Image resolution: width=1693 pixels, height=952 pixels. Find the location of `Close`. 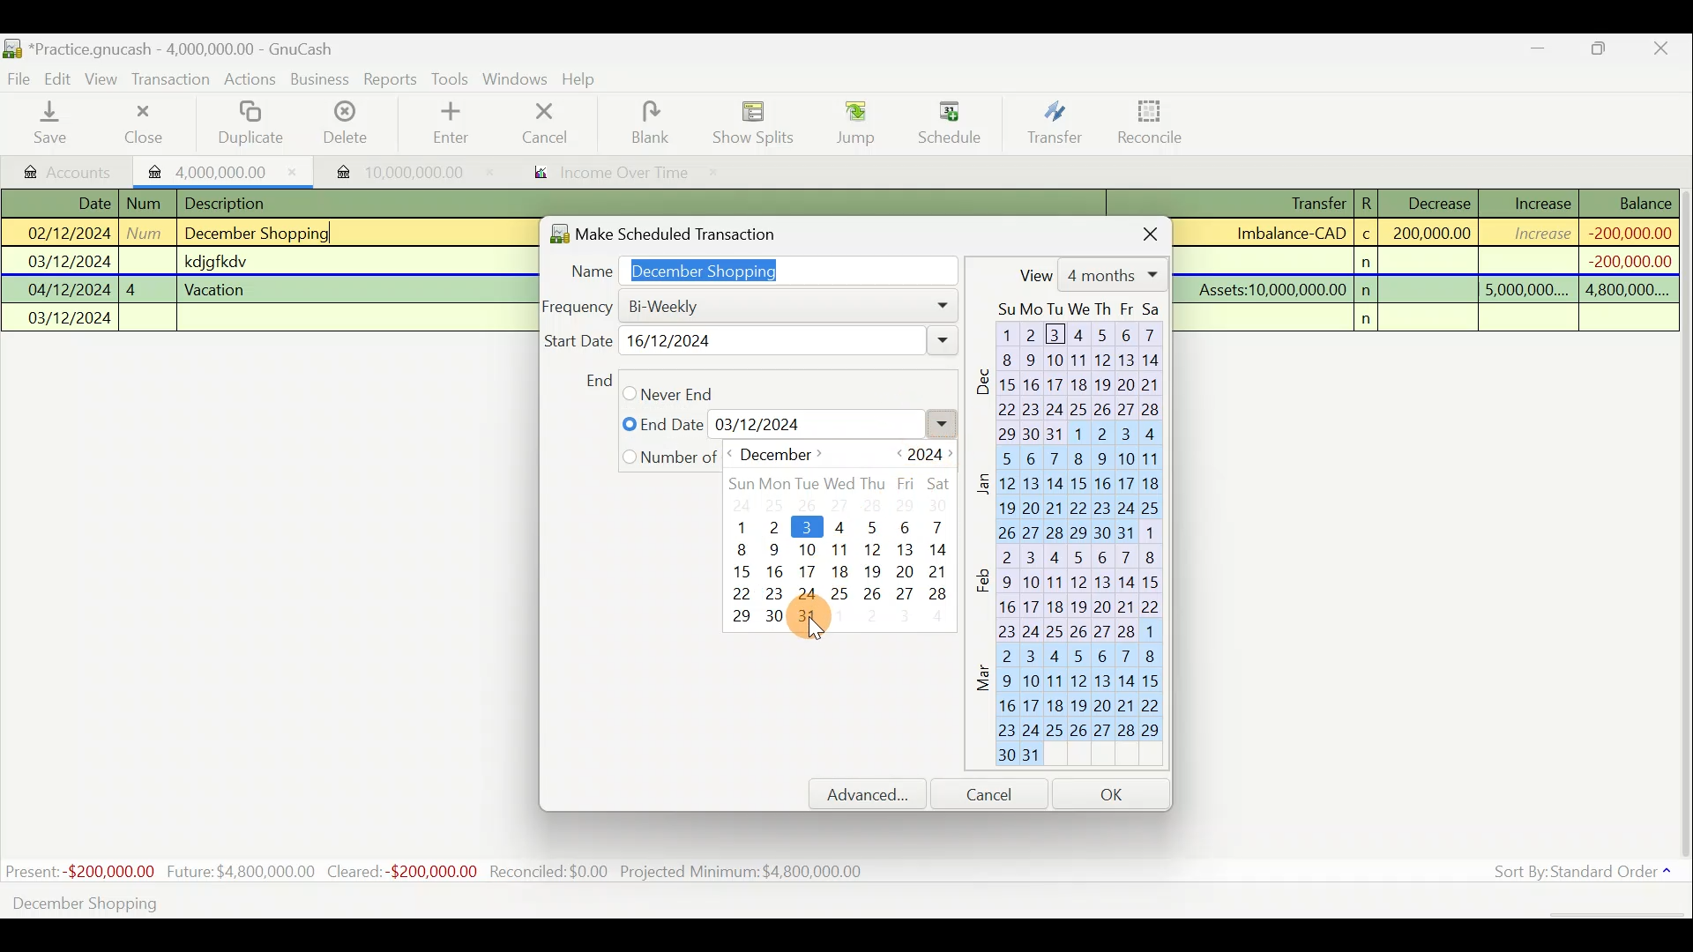

Close is located at coordinates (1662, 51).